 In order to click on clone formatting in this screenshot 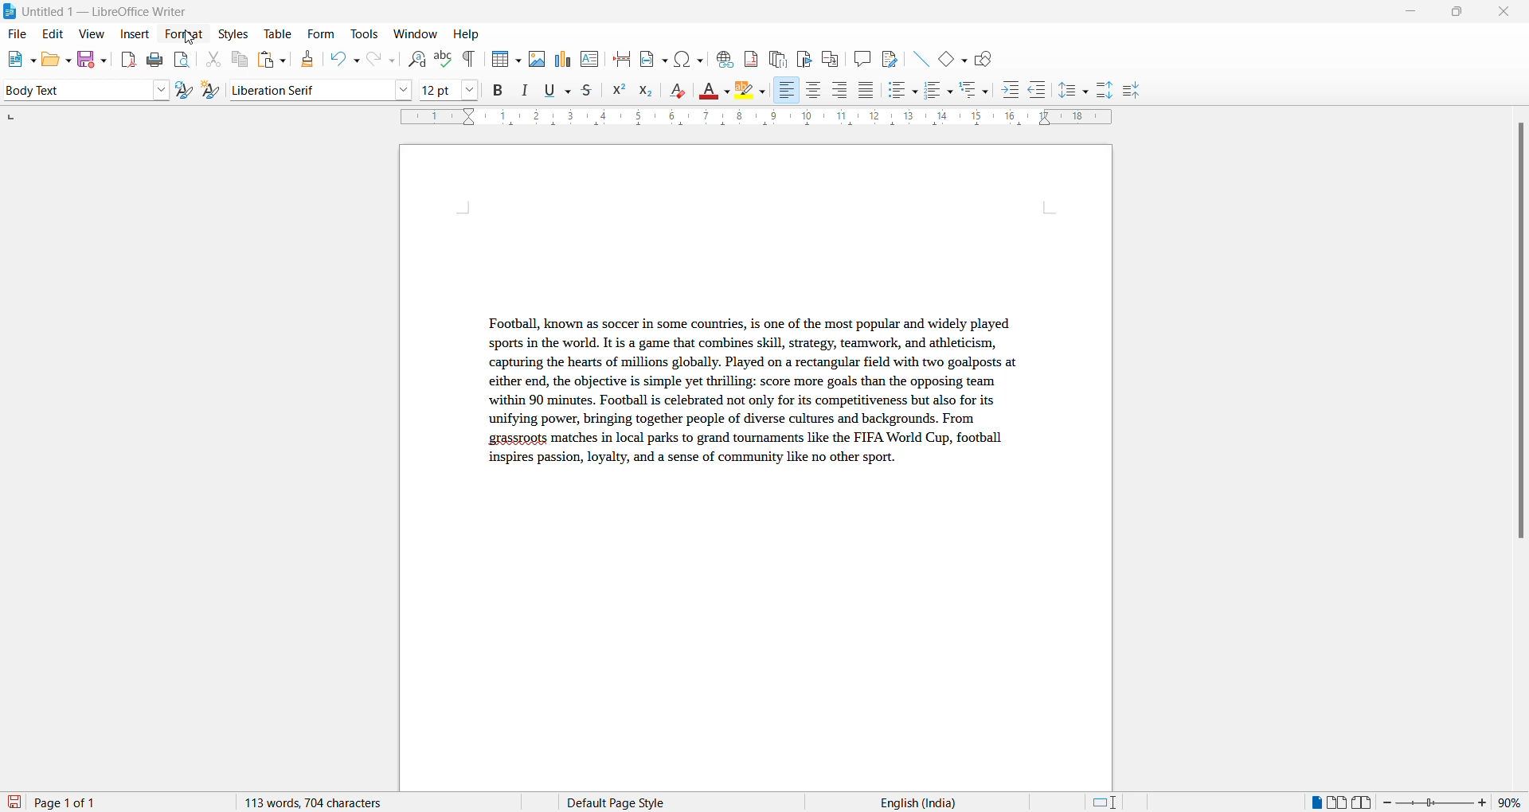, I will do `click(304, 59)`.